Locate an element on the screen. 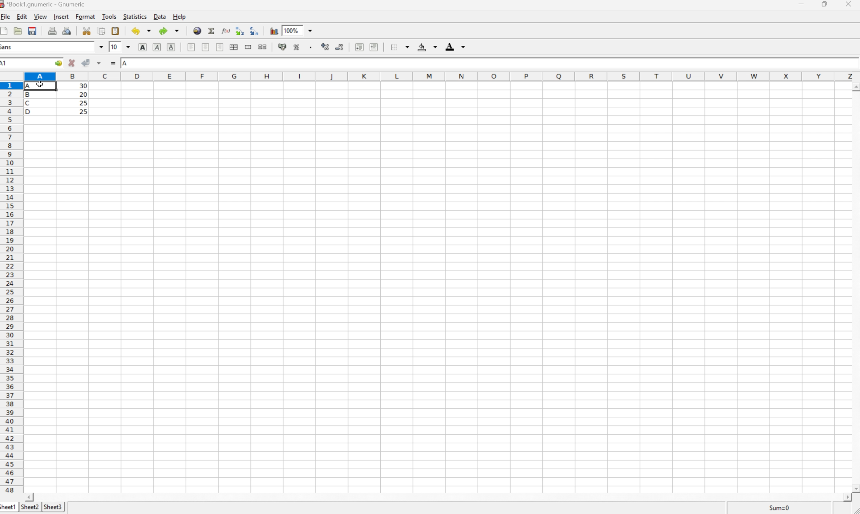  Print preview is located at coordinates (67, 30).